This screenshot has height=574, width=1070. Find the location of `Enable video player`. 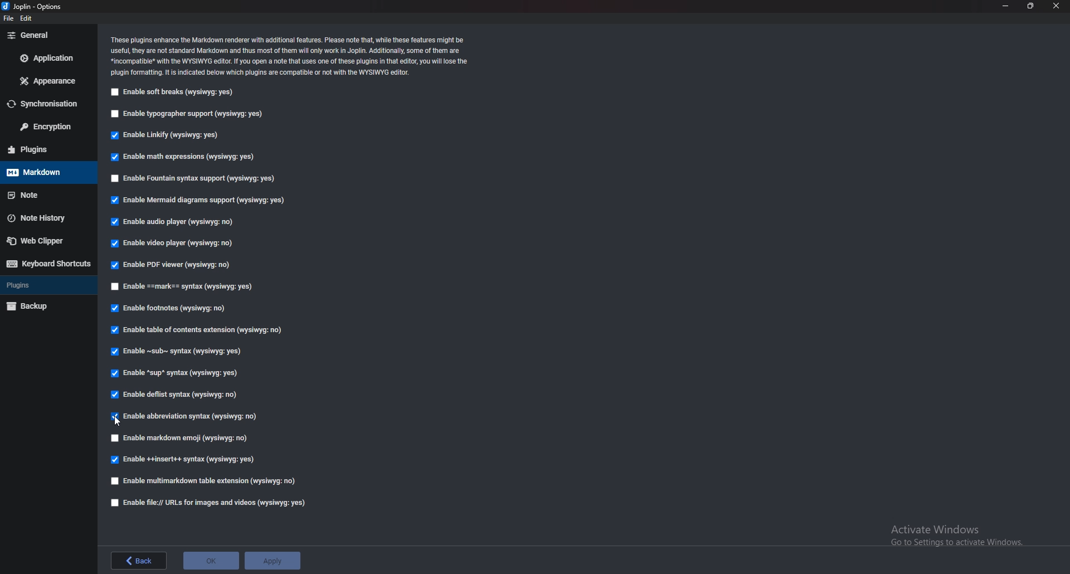

Enable video player is located at coordinates (177, 244).